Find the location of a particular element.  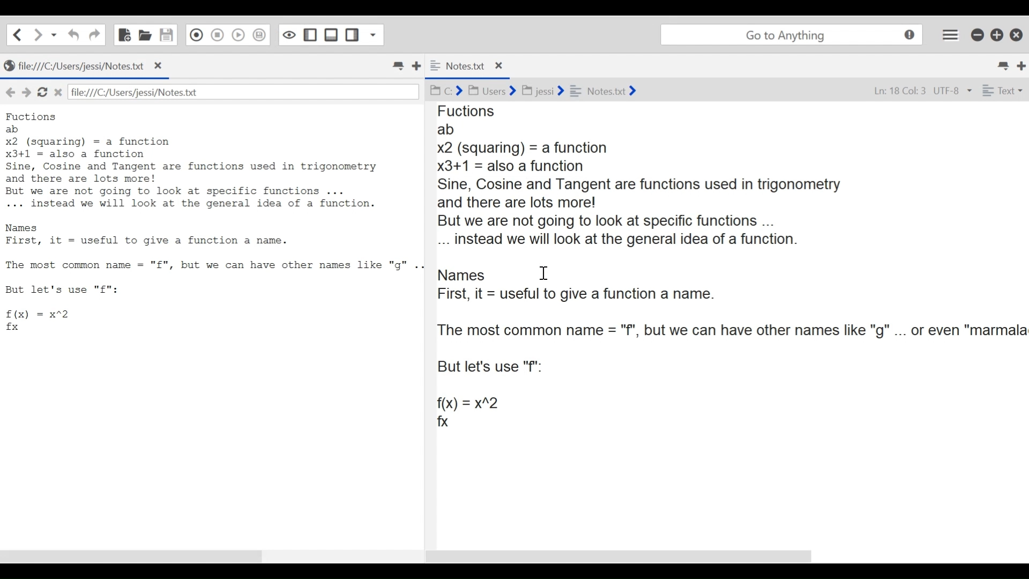

 Notes.txt is located at coordinates (607, 90).